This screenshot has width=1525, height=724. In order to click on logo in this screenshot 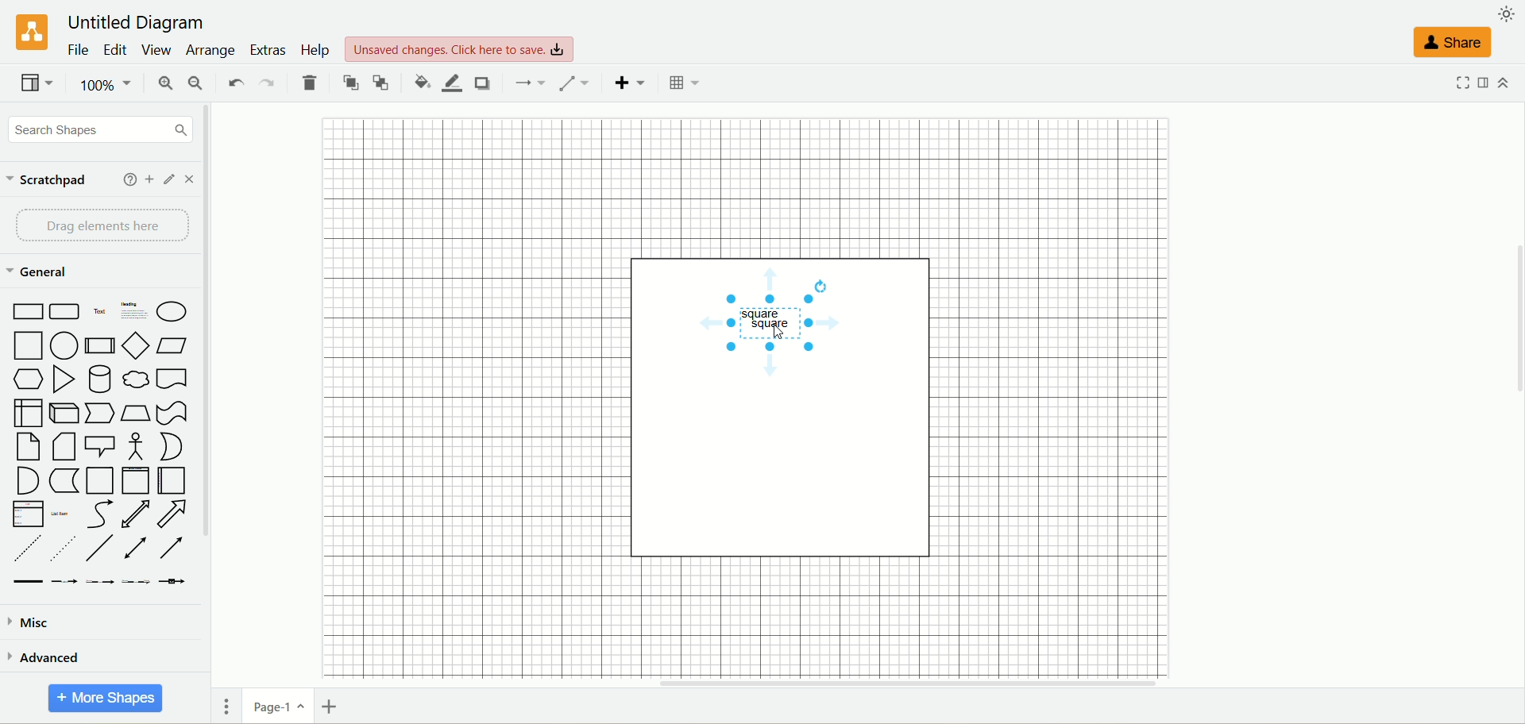, I will do `click(30, 33)`.